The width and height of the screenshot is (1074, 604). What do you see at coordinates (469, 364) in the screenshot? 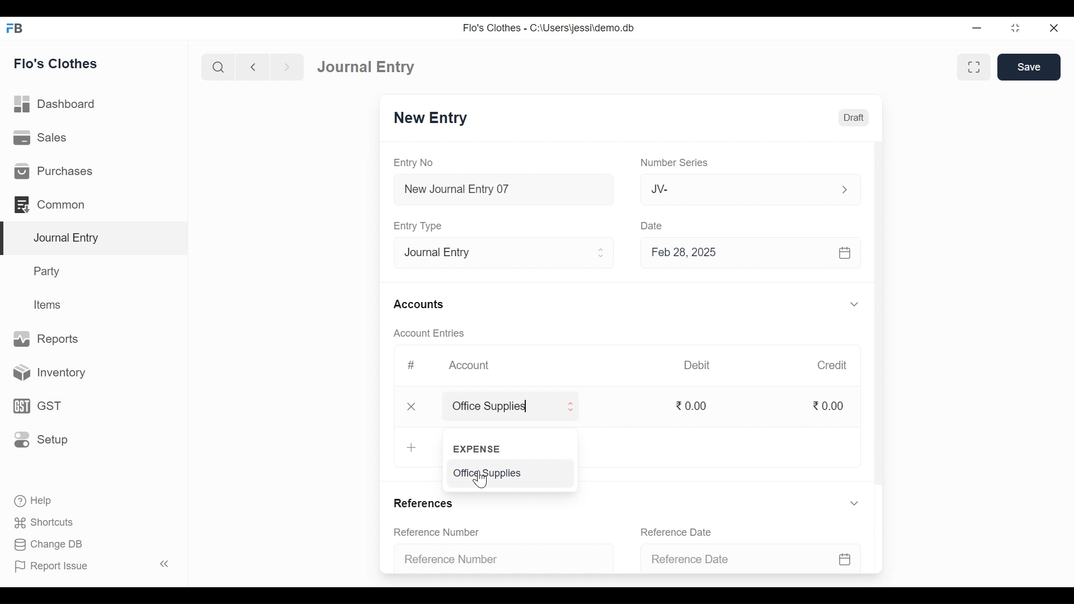
I see `Account` at bounding box center [469, 364].